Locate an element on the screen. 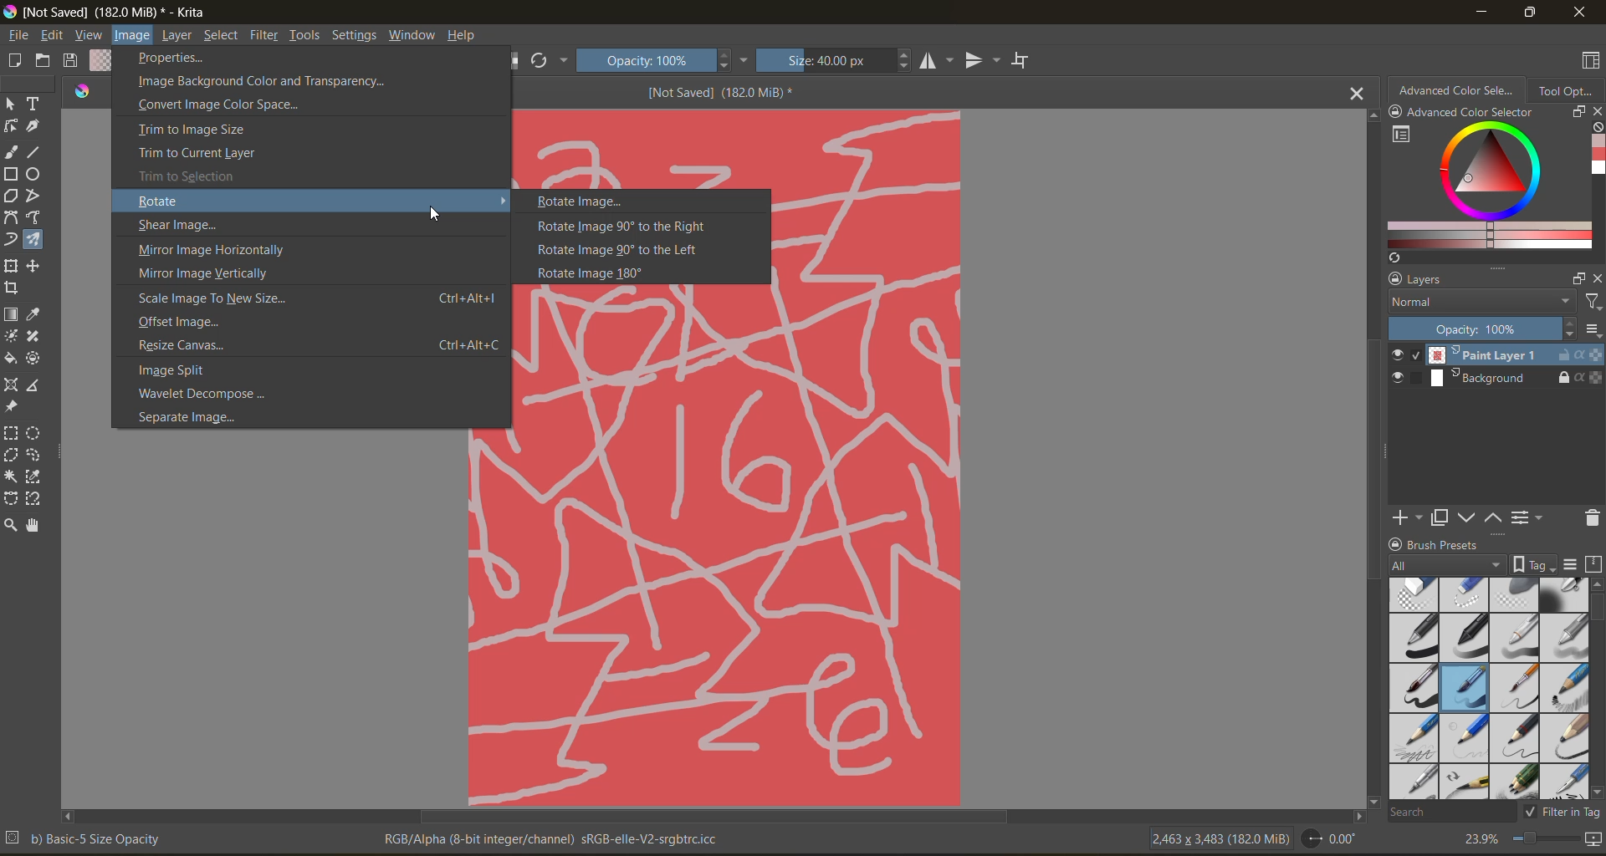 The height and width of the screenshot is (856, 1606). Brush Presets is located at coordinates (1451, 544).